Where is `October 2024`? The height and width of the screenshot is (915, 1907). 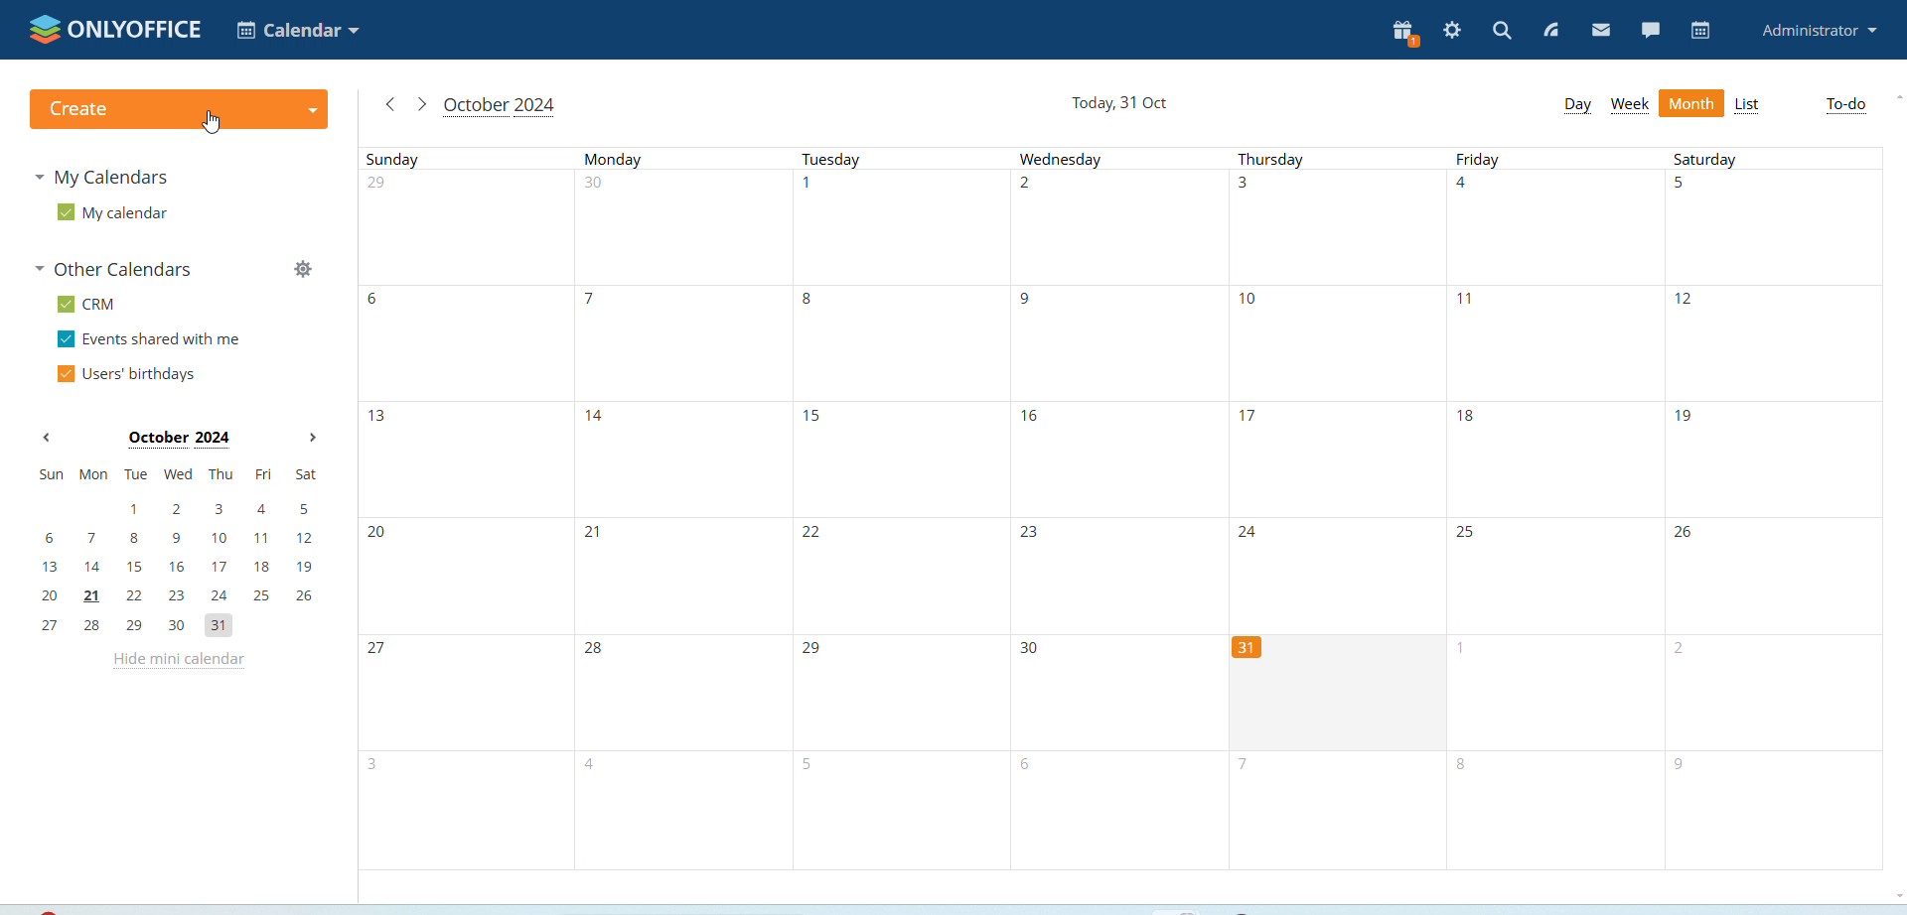 October 2024 is located at coordinates (179, 438).